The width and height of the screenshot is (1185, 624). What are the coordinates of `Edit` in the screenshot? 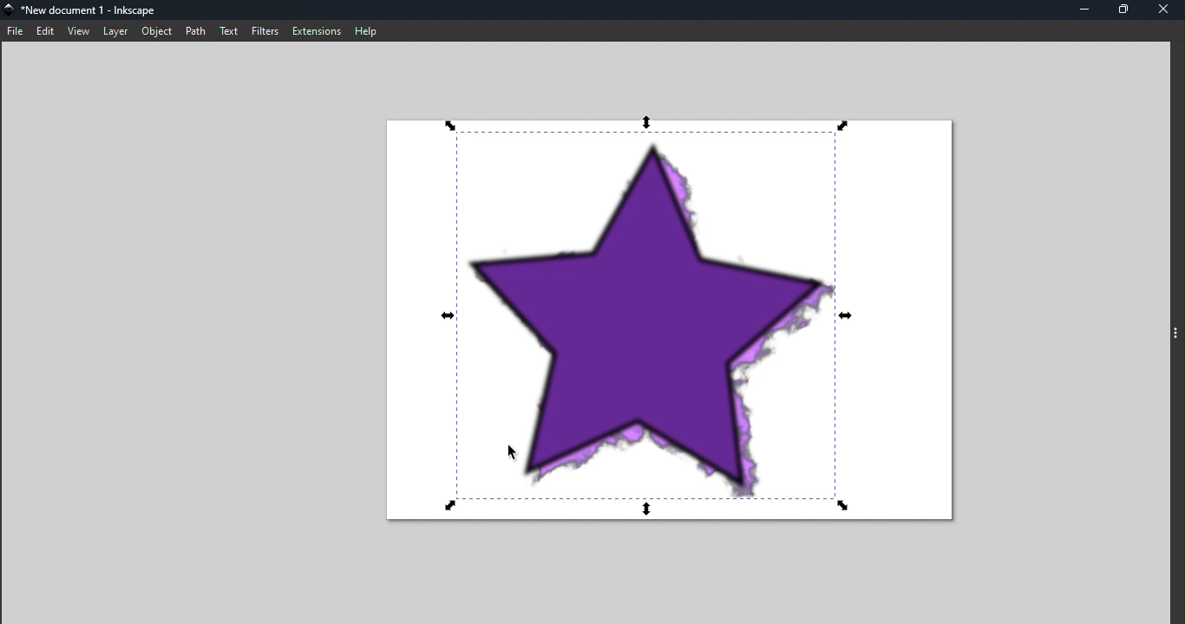 It's located at (45, 30).